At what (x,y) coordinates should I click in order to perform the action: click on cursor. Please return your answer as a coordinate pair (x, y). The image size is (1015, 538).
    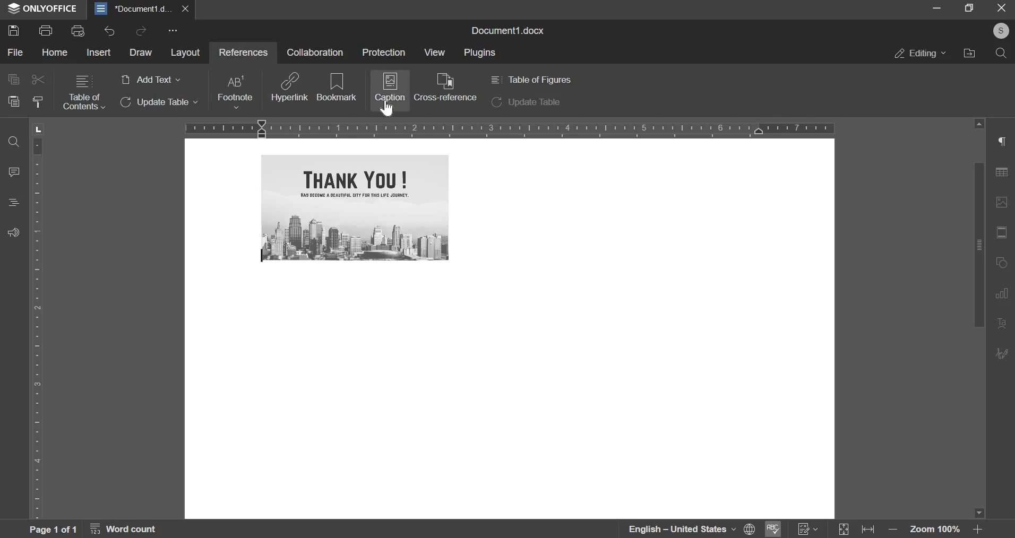
    Looking at the image, I should click on (387, 109).